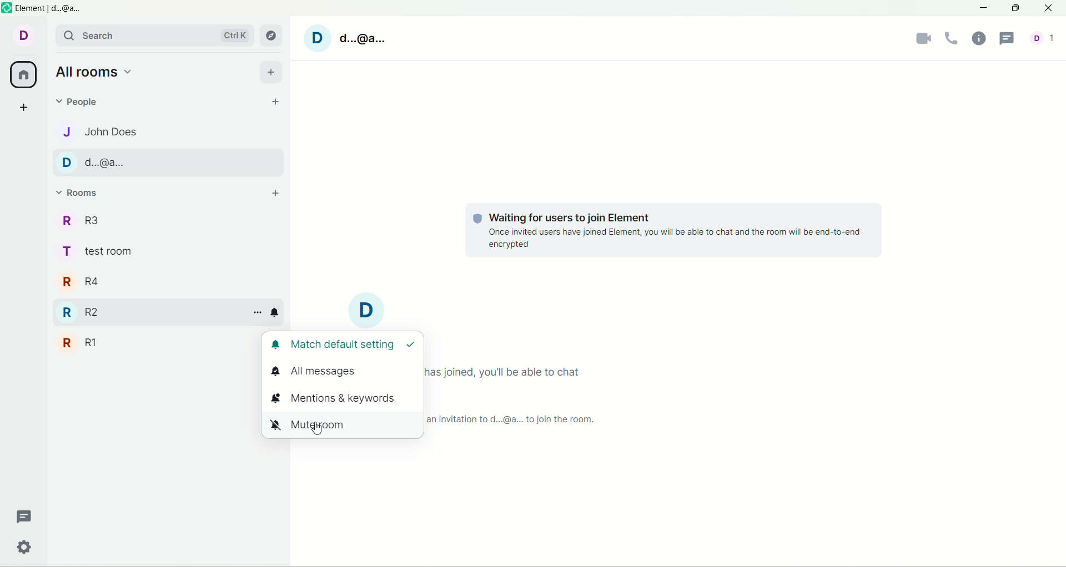 The width and height of the screenshot is (1066, 567). Describe the element at coordinates (315, 372) in the screenshot. I see `all messages` at that location.